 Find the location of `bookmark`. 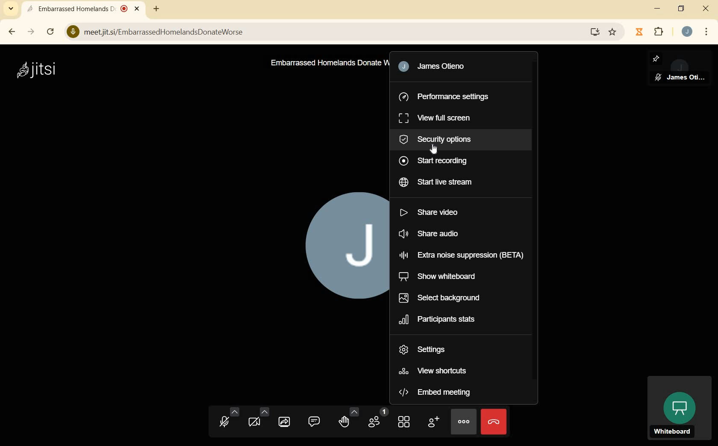

bookmark is located at coordinates (614, 31).